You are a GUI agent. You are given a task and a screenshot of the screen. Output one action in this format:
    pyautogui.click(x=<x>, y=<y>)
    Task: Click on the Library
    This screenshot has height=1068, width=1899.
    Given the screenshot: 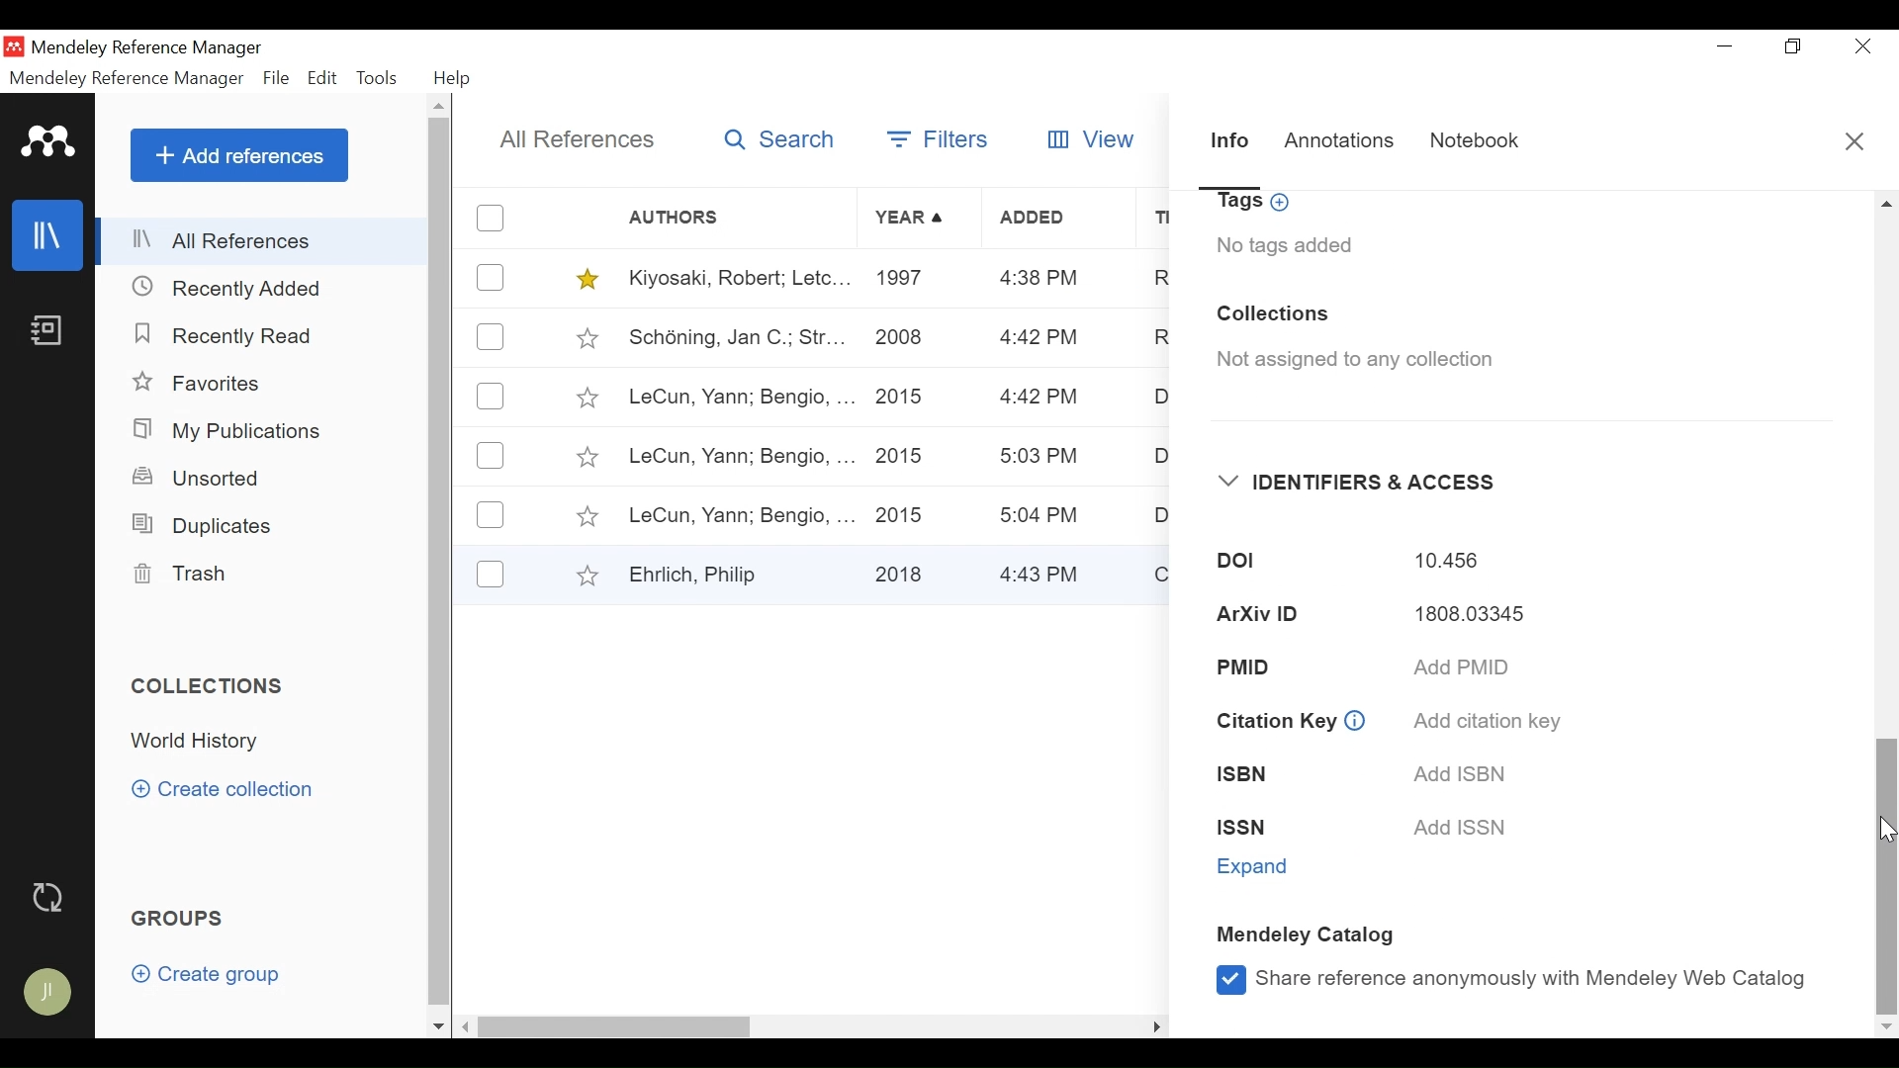 What is the action you would take?
    pyautogui.click(x=45, y=235)
    